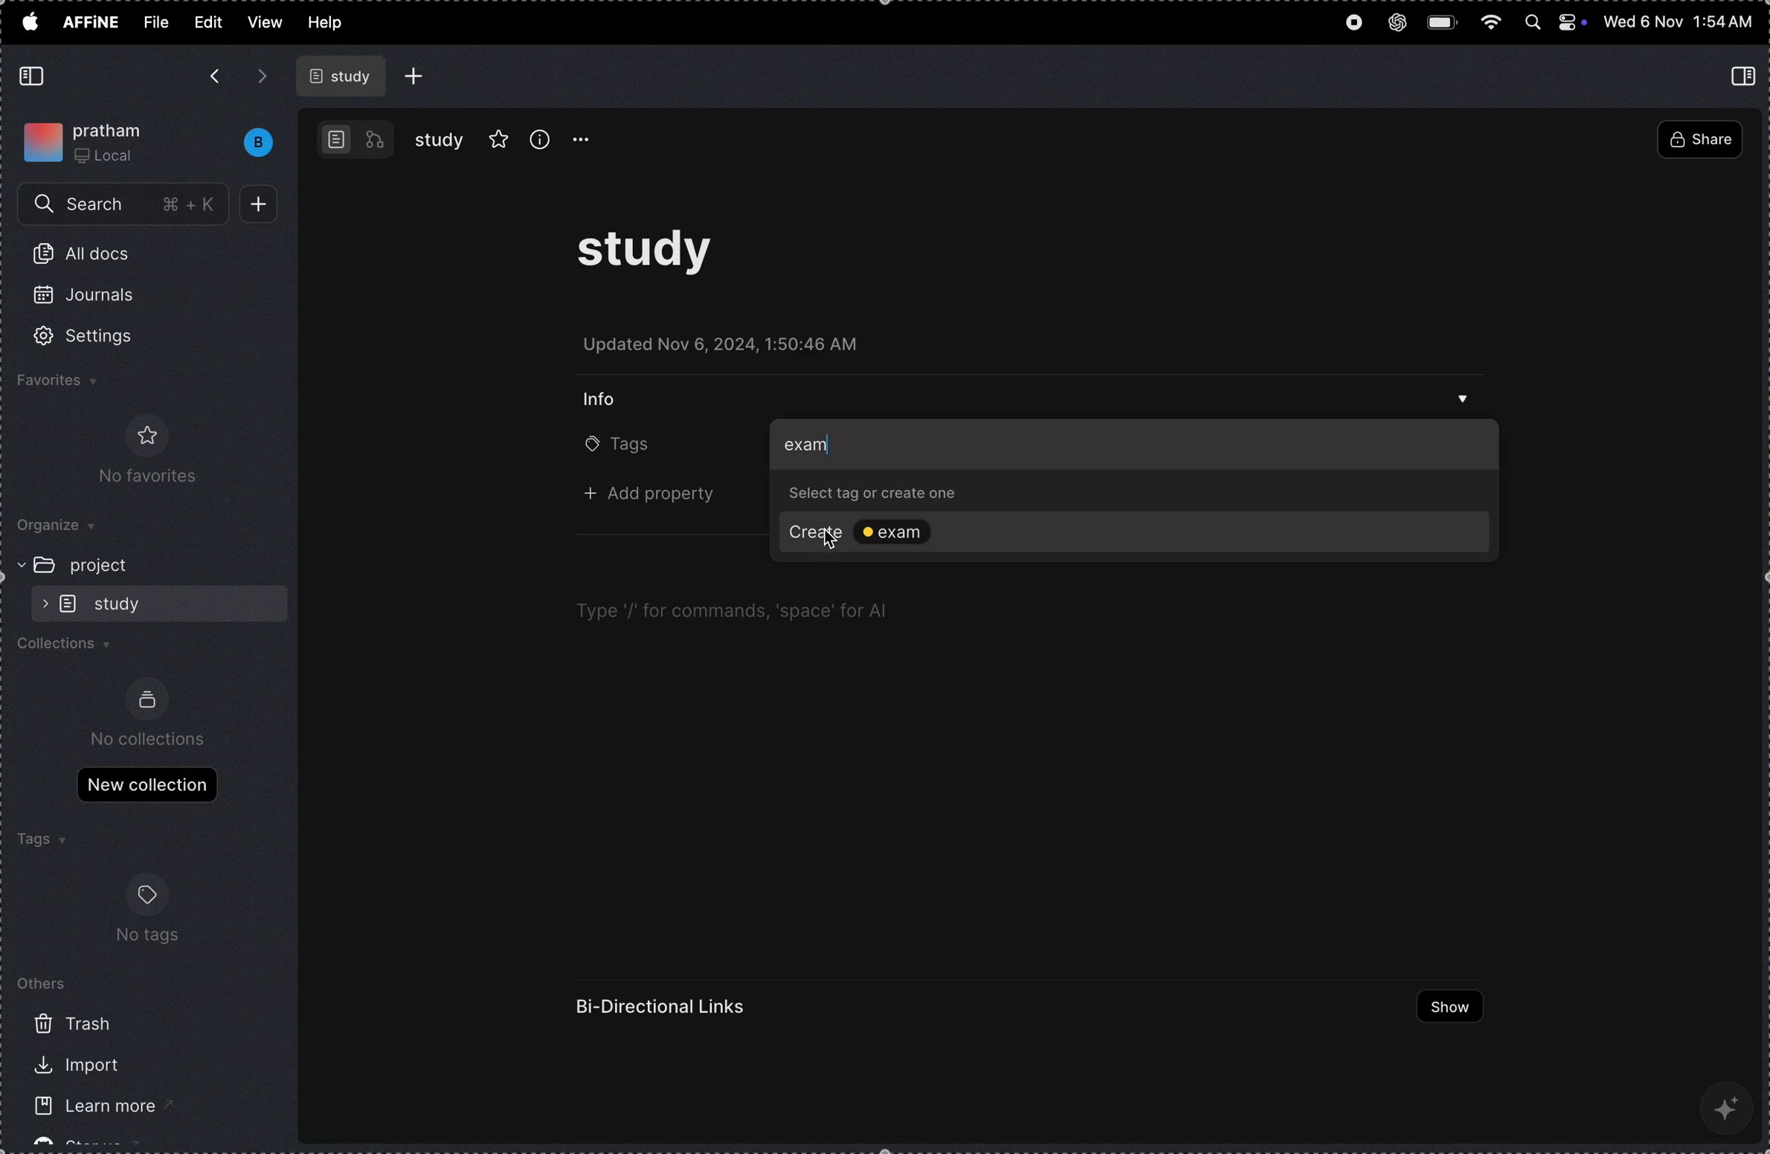  Describe the element at coordinates (344, 76) in the screenshot. I see `study file` at that location.